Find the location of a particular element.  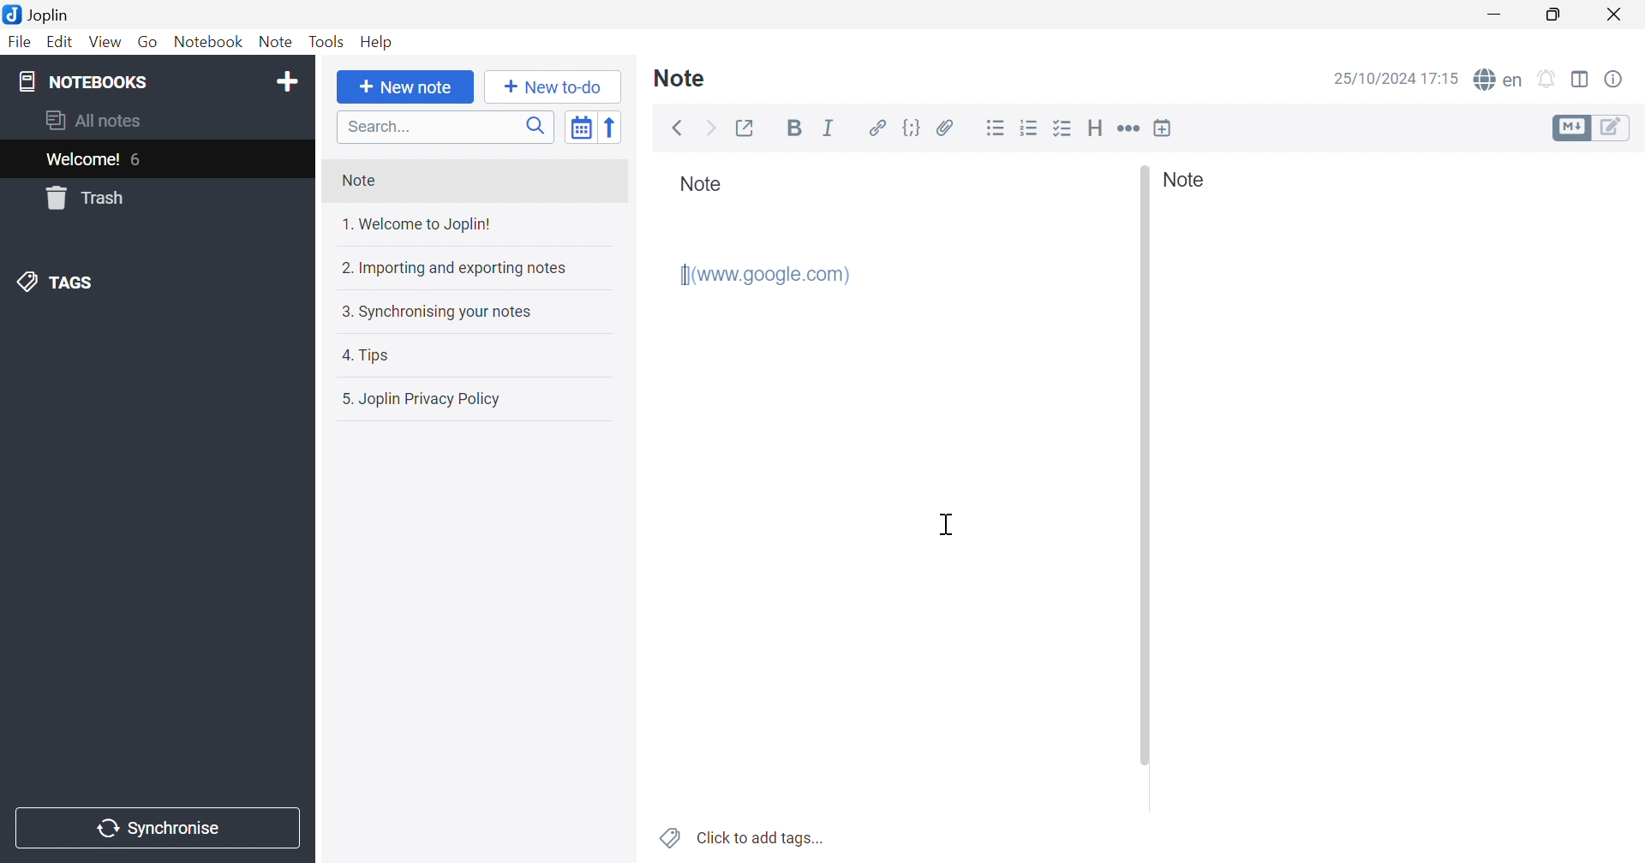

Spell checker is located at coordinates (1498, 80).